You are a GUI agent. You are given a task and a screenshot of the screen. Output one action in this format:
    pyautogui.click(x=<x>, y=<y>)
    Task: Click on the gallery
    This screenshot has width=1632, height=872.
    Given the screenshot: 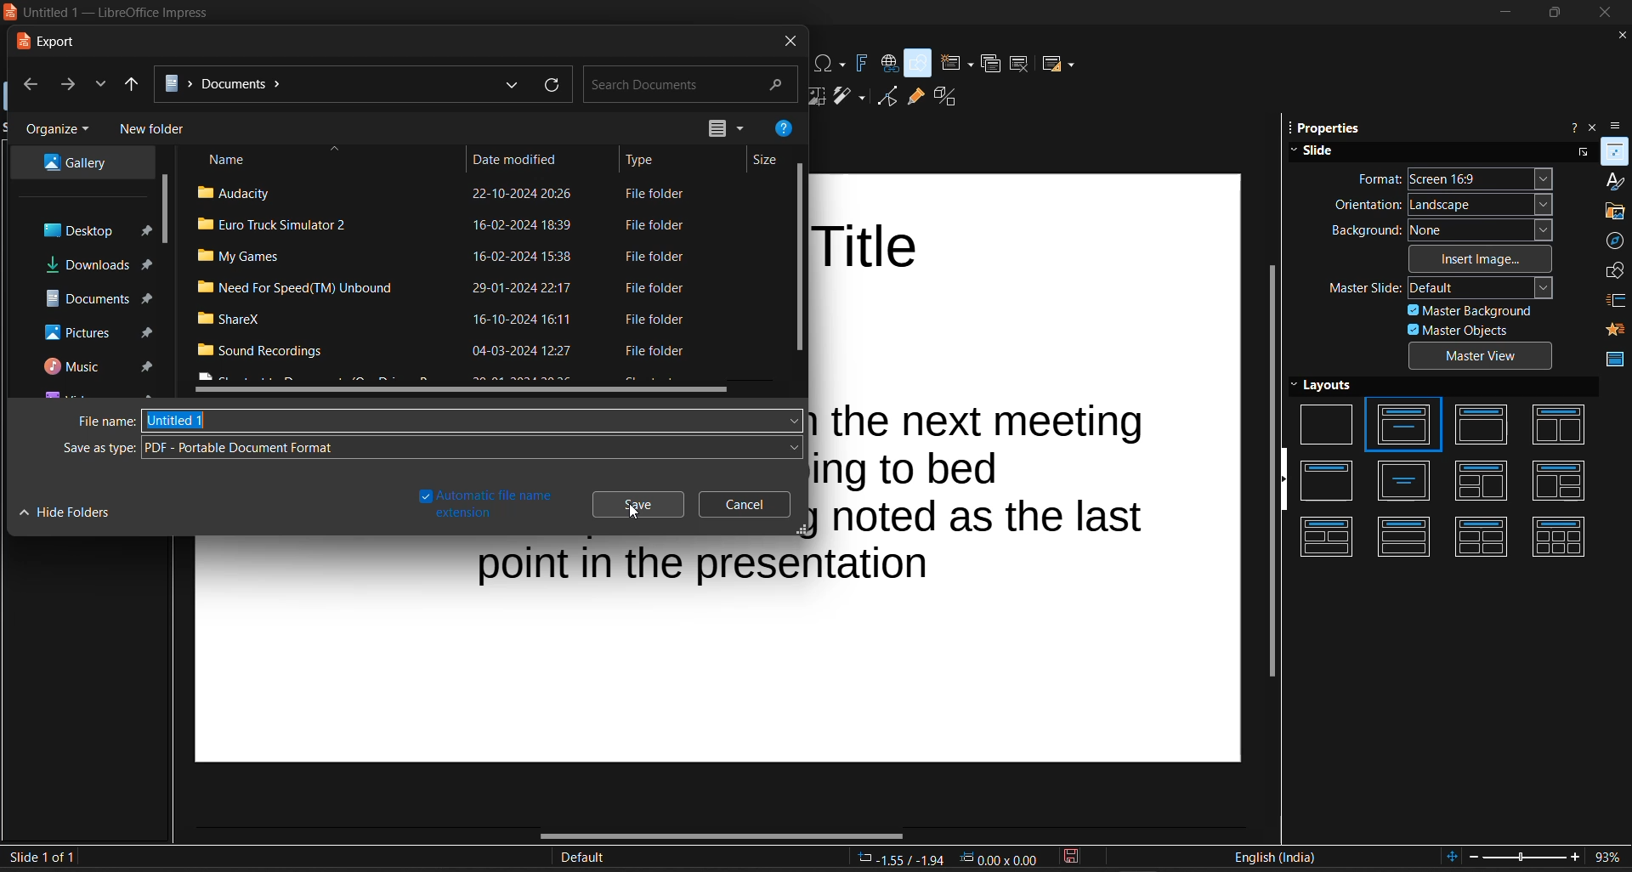 What is the action you would take?
    pyautogui.click(x=1612, y=212)
    